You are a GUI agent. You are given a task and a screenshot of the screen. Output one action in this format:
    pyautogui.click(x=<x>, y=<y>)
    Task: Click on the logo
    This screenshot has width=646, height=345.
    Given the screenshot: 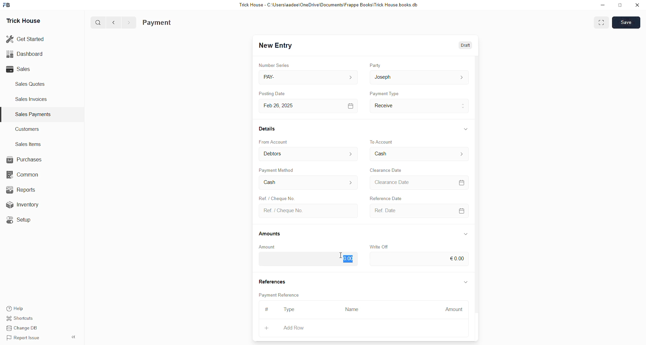 What is the action you would take?
    pyautogui.click(x=7, y=5)
    